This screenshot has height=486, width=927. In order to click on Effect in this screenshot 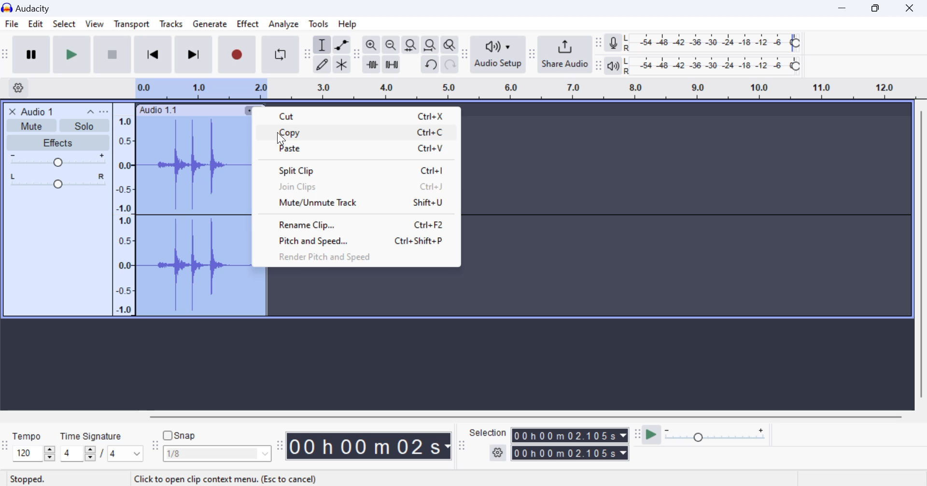, I will do `click(248, 26)`.